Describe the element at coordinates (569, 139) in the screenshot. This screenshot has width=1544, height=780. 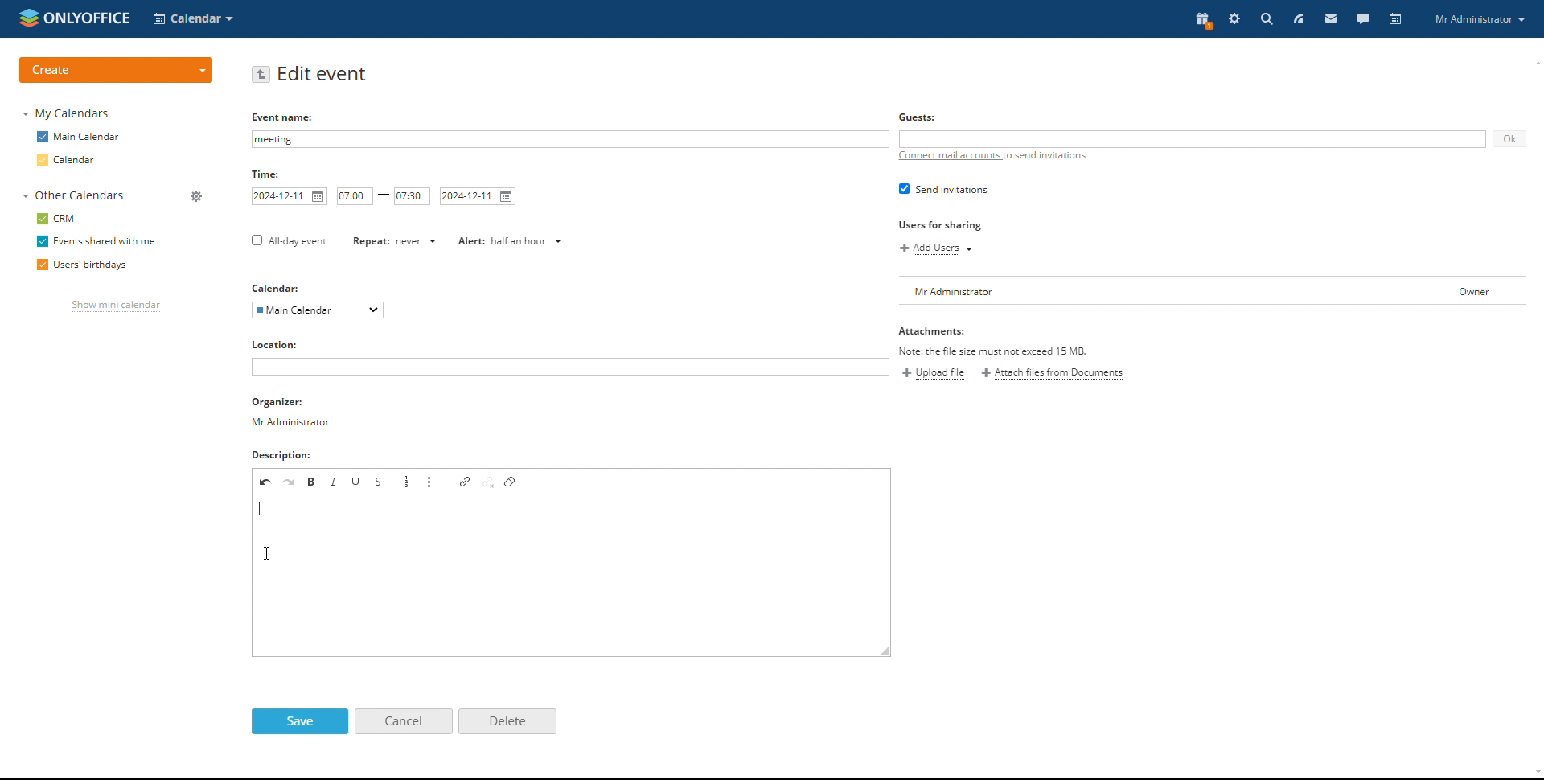
I see `add event name` at that location.